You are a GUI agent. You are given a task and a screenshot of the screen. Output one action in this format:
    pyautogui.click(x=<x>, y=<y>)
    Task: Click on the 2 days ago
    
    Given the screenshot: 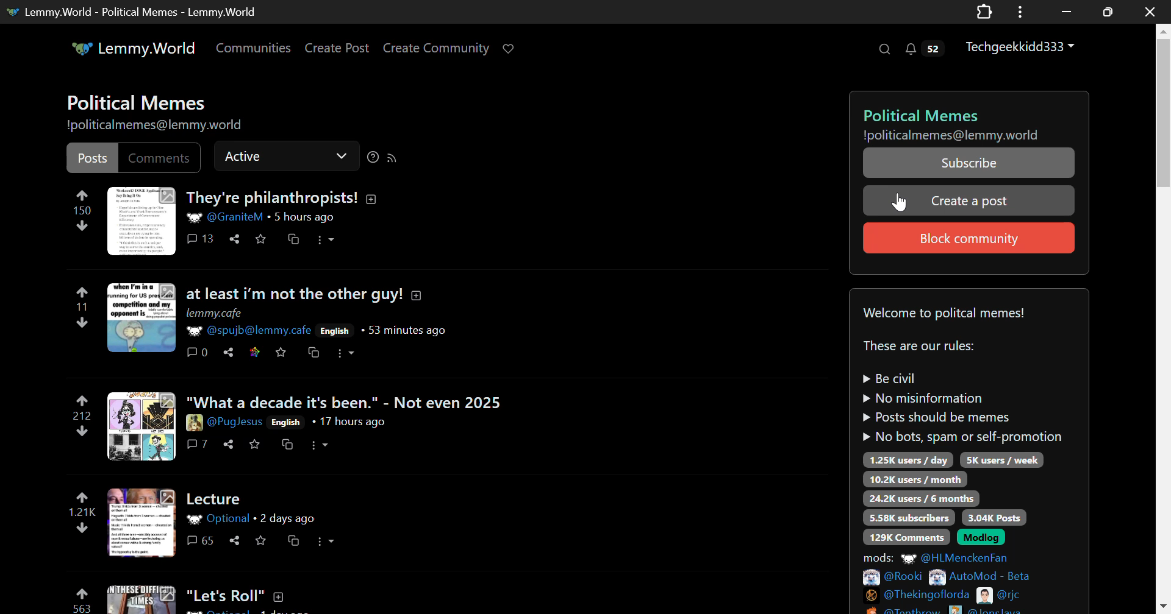 What is the action you would take?
    pyautogui.click(x=287, y=518)
    